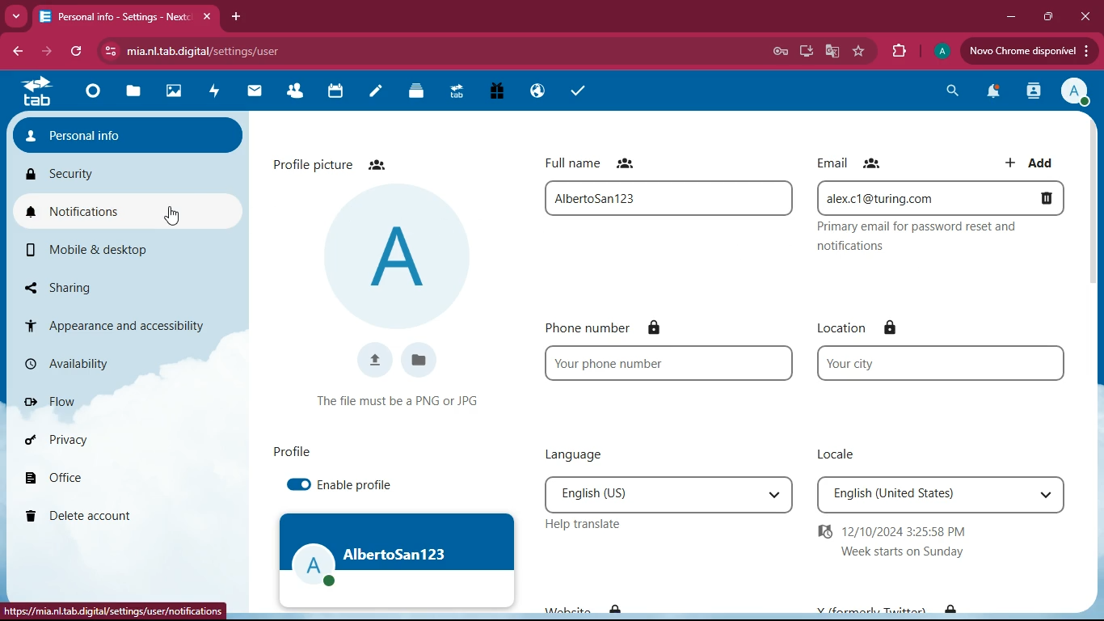 The height and width of the screenshot is (621, 1104). Describe the element at coordinates (859, 52) in the screenshot. I see `favourite` at that location.